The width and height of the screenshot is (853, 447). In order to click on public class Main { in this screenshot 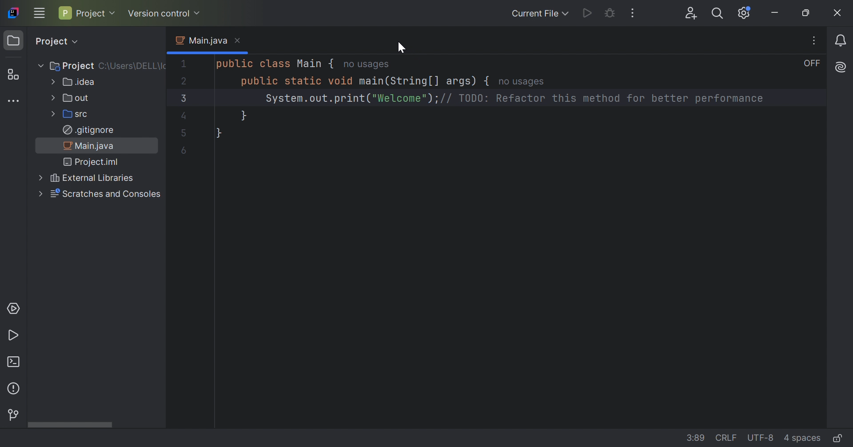, I will do `click(272, 64)`.